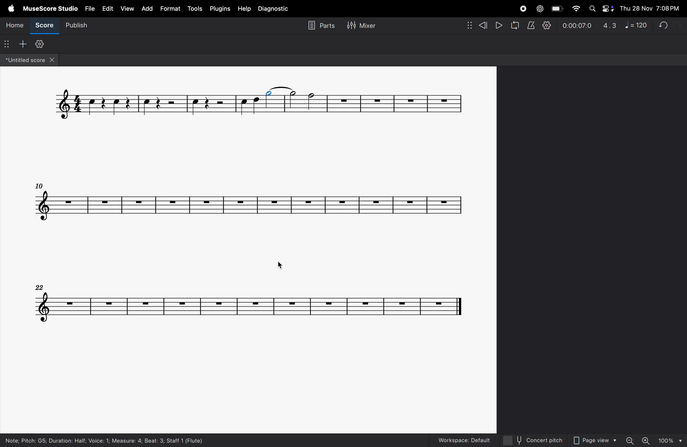 Image resolution: width=687 pixels, height=447 pixels. What do you see at coordinates (127, 8) in the screenshot?
I see `view` at bounding box center [127, 8].